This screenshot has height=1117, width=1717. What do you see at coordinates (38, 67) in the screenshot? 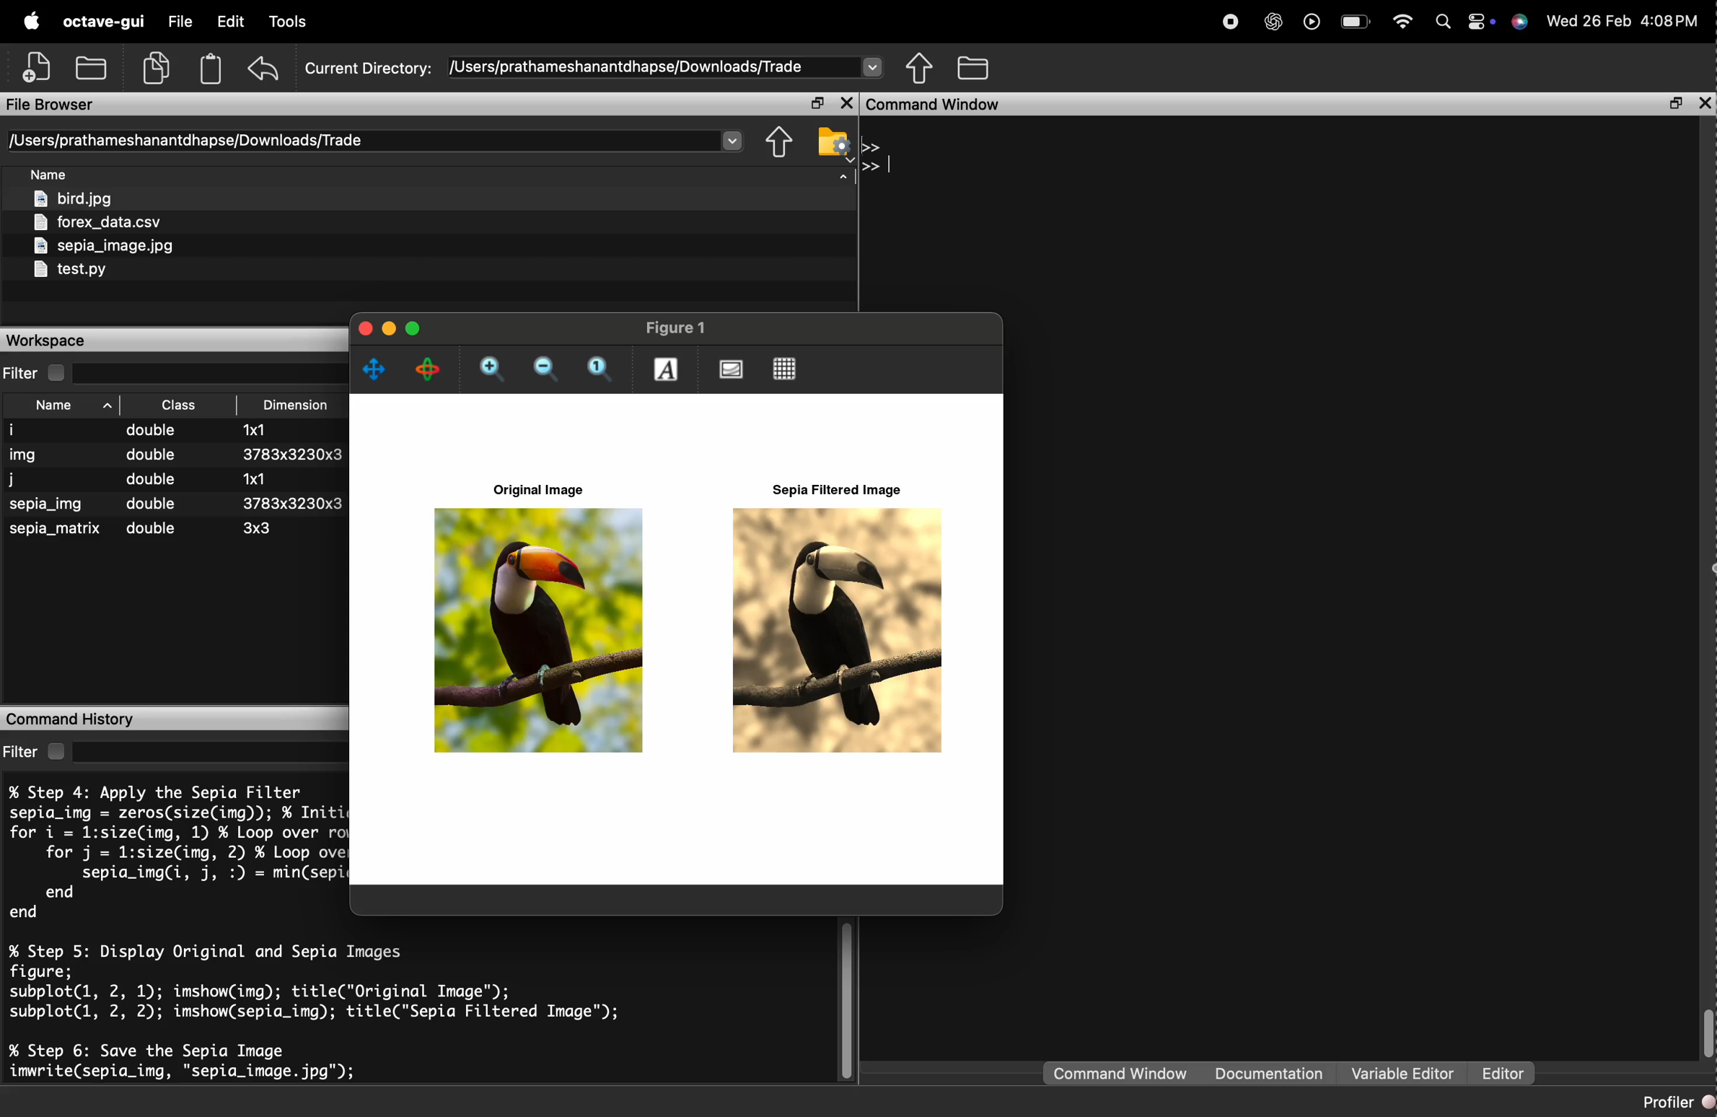
I see `add file` at bounding box center [38, 67].